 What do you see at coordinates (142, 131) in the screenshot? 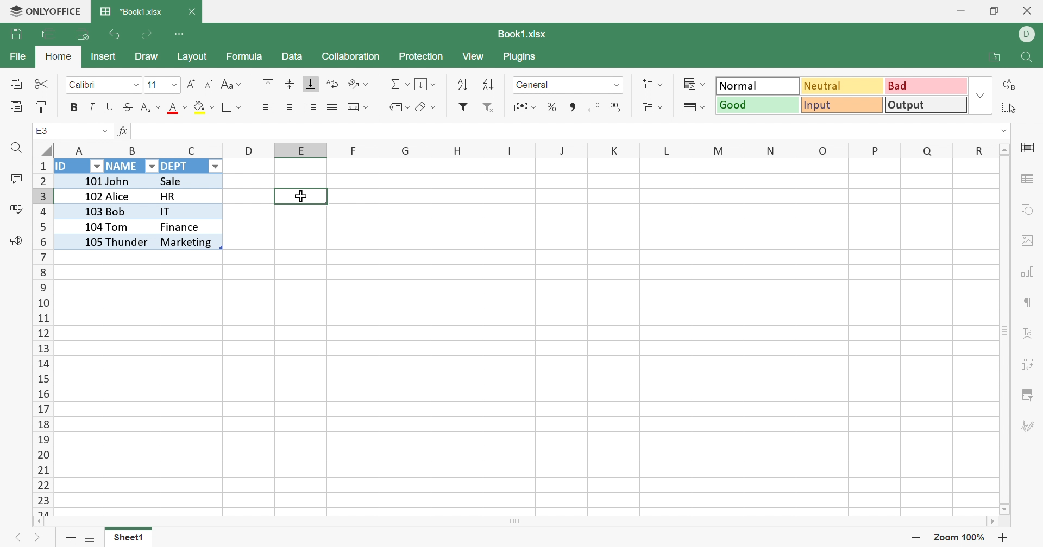
I see `ID` at bounding box center [142, 131].